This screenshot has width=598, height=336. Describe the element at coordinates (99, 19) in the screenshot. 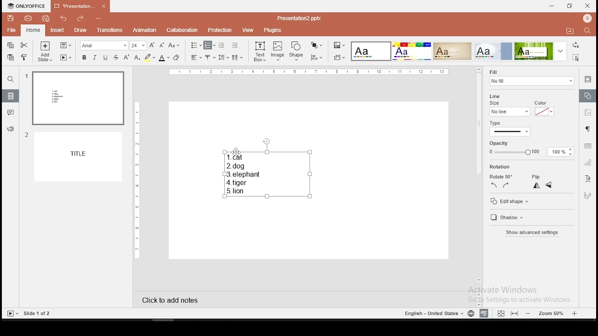

I see `options` at that location.